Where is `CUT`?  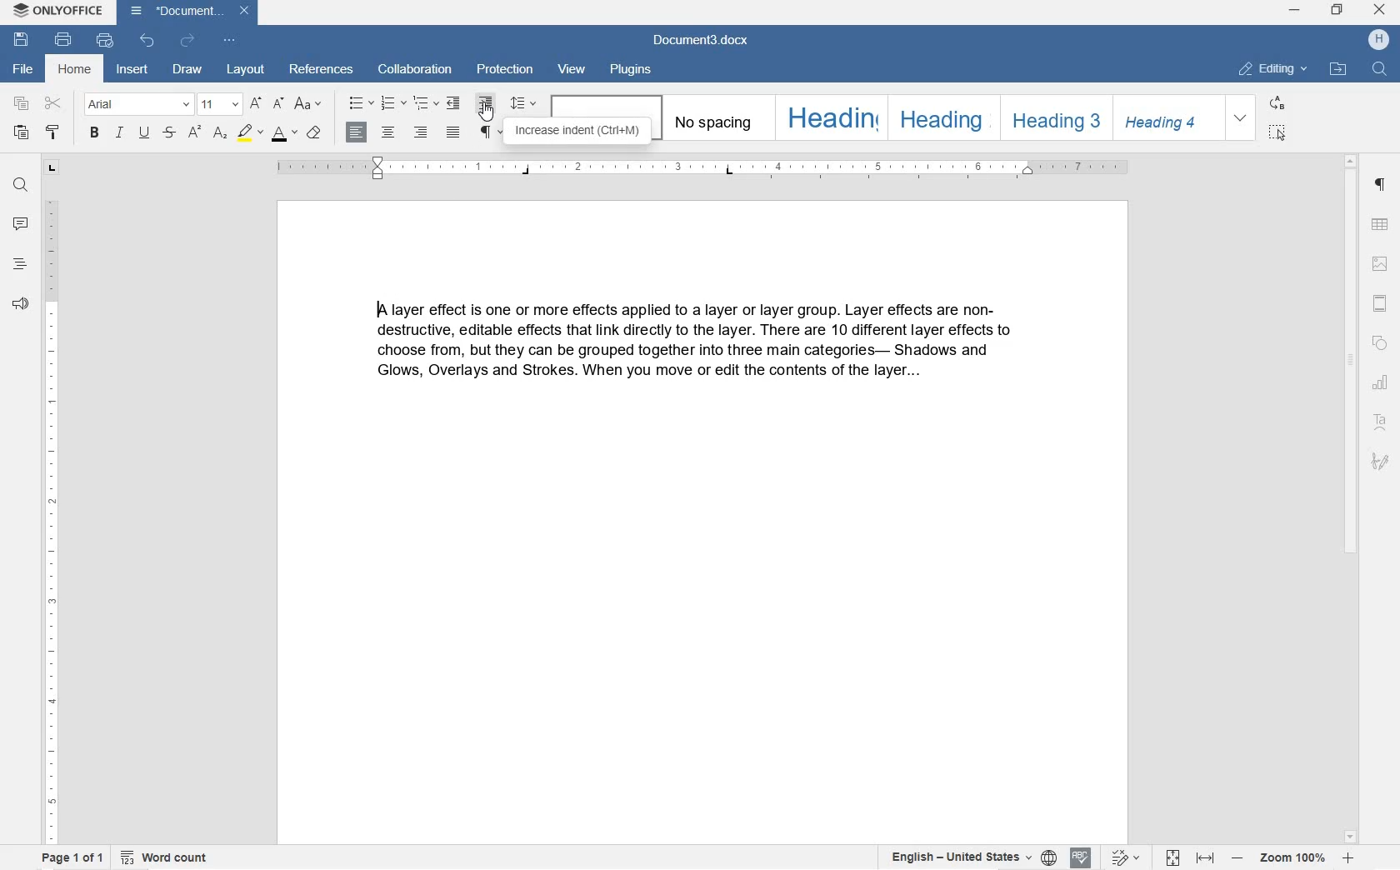 CUT is located at coordinates (55, 104).